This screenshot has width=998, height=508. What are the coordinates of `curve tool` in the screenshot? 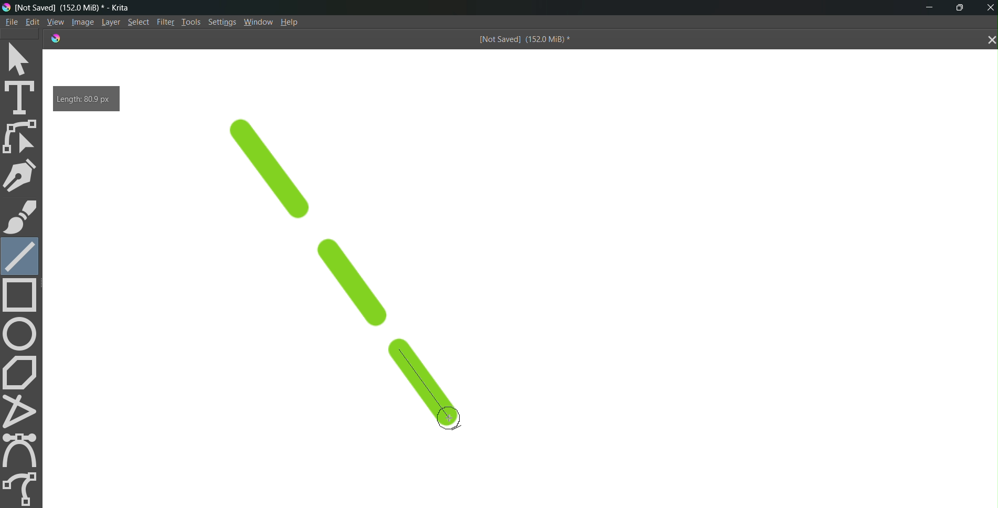 It's located at (24, 450).